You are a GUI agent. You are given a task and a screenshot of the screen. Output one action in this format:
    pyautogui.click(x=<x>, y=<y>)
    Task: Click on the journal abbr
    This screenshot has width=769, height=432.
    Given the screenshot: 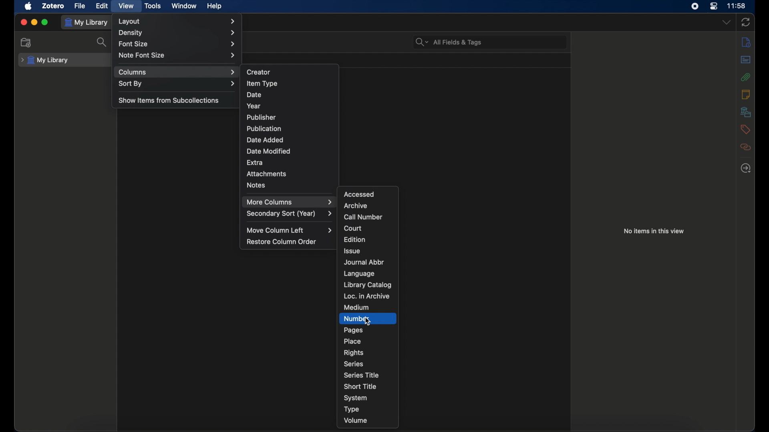 What is the action you would take?
    pyautogui.click(x=364, y=262)
    